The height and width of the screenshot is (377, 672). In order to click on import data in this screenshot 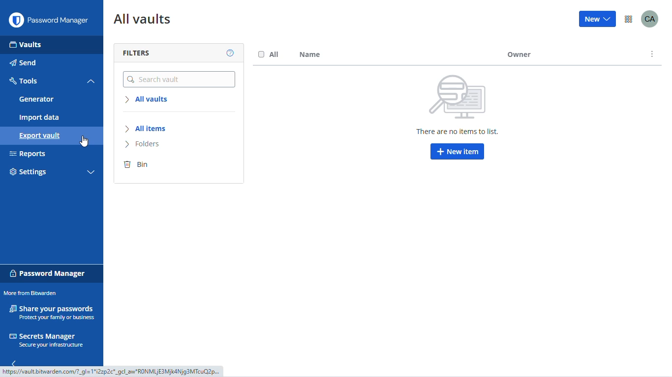, I will do `click(39, 118)`.